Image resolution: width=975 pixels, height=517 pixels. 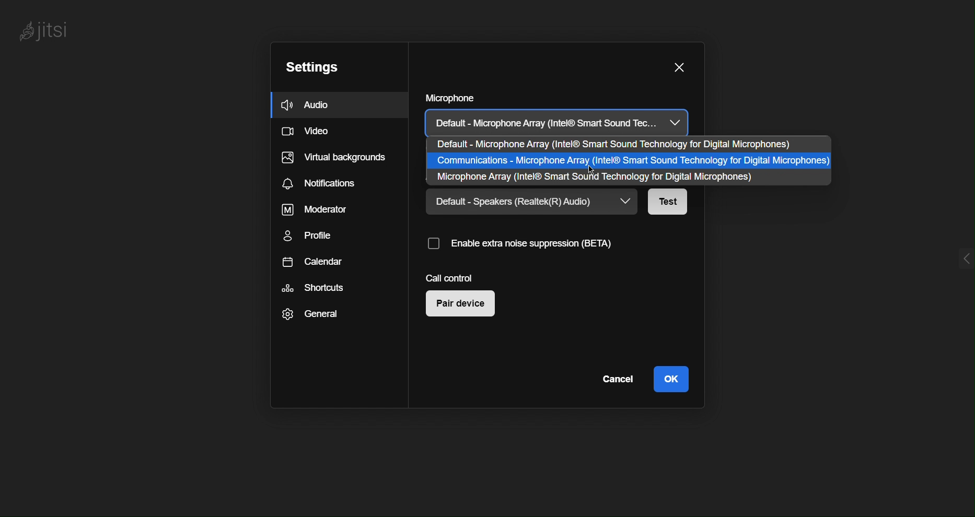 I want to click on Test, so click(x=667, y=202).